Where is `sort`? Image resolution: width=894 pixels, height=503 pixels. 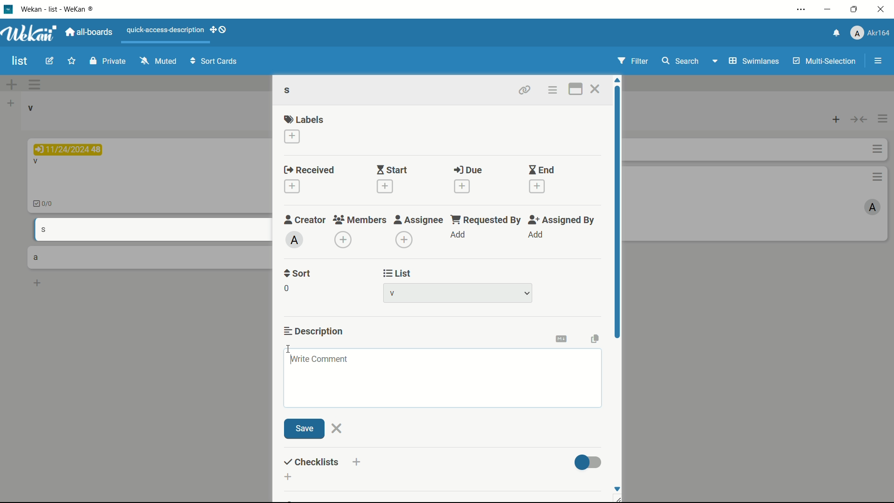 sort is located at coordinates (298, 274).